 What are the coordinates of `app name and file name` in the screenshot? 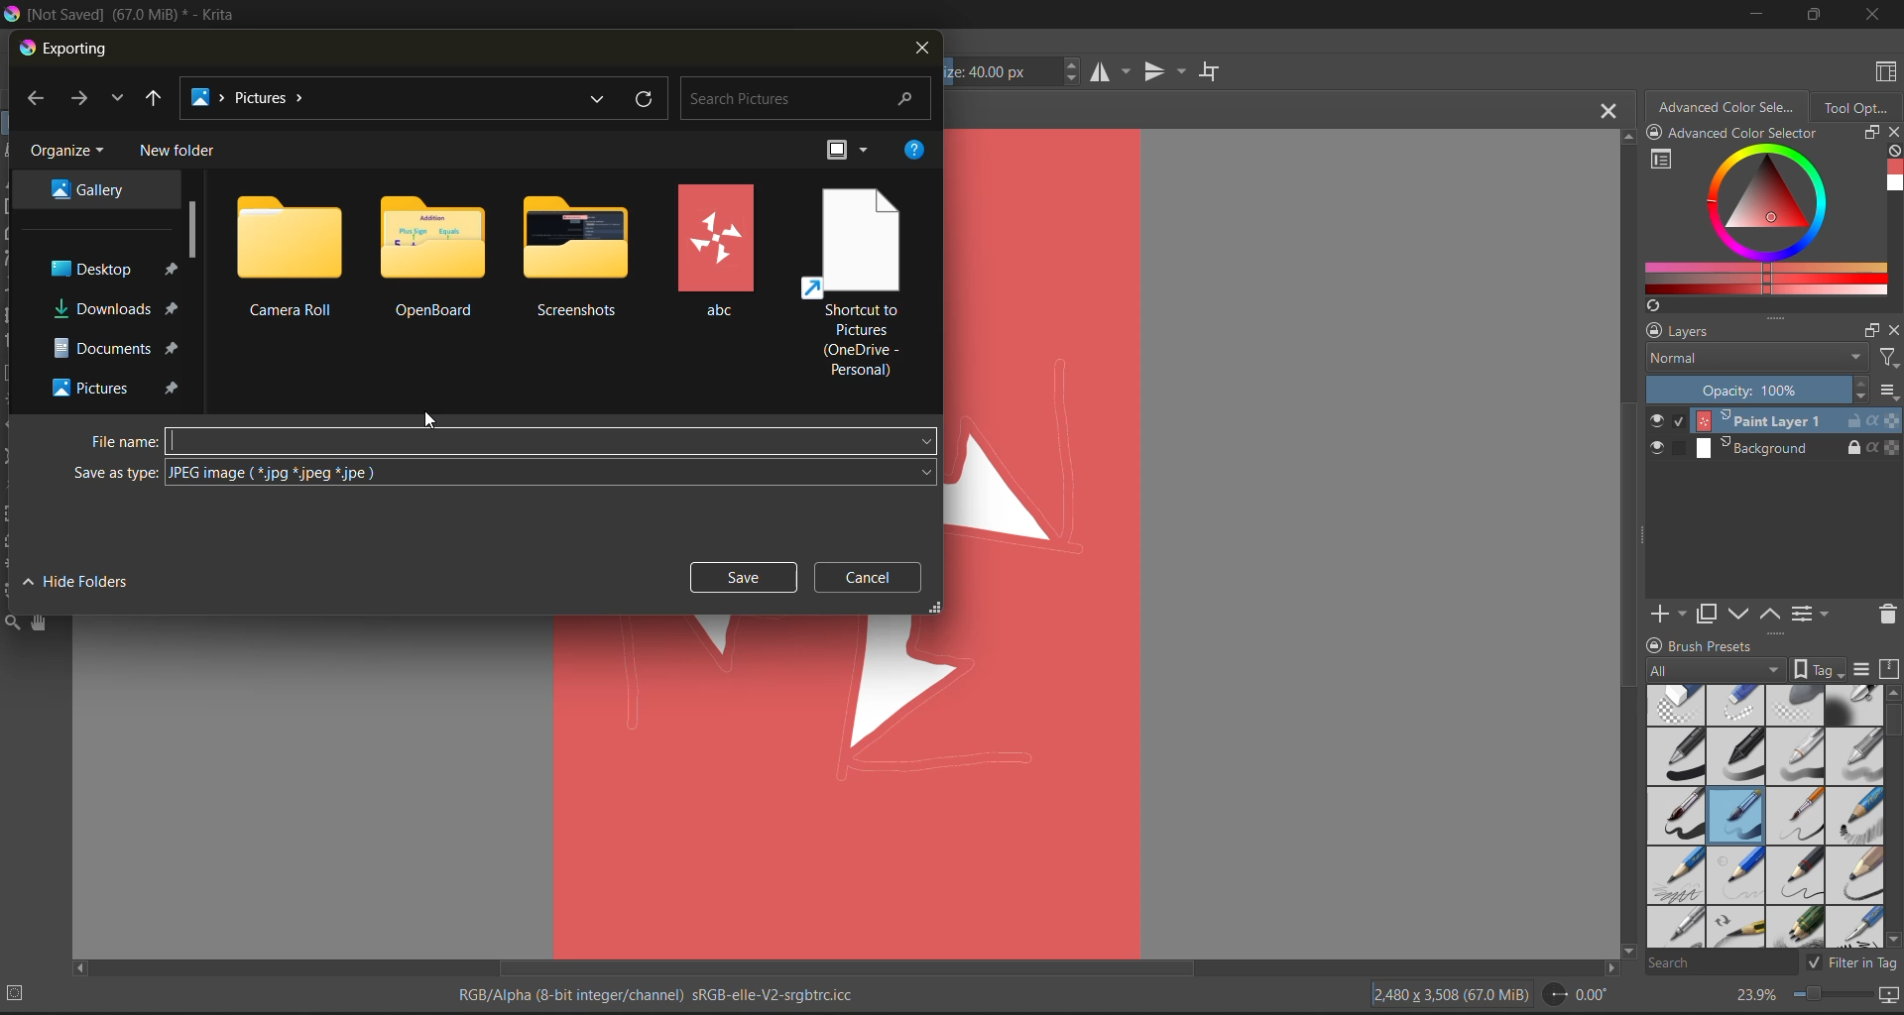 It's located at (137, 17).